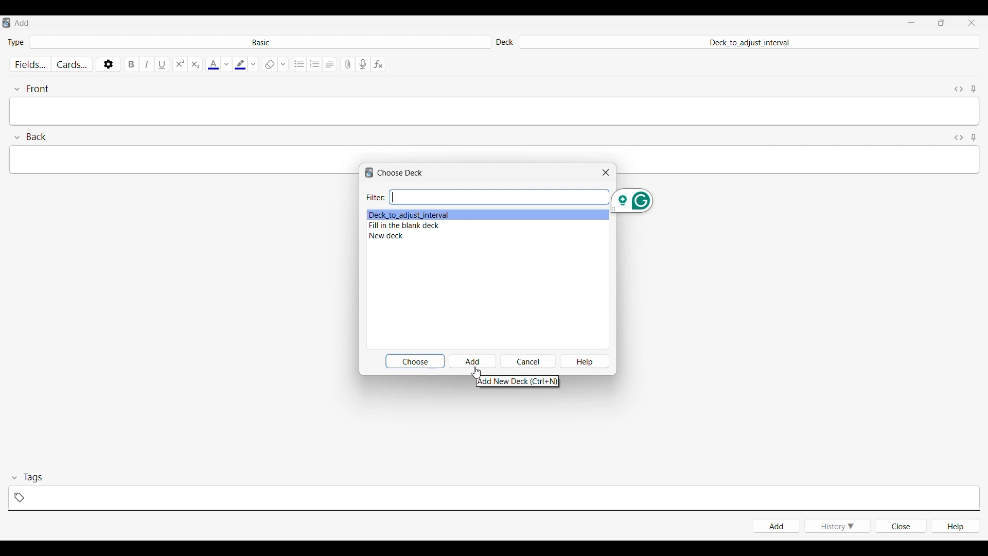 The height and width of the screenshot is (556, 988). What do you see at coordinates (973, 138) in the screenshot?
I see `Toggle sticky` at bounding box center [973, 138].